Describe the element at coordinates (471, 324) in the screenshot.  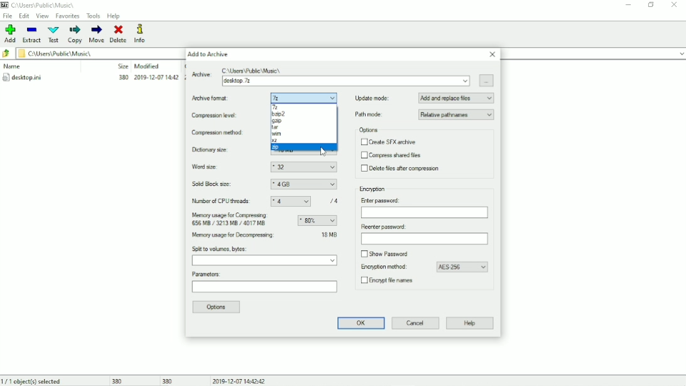
I see `Help` at that location.